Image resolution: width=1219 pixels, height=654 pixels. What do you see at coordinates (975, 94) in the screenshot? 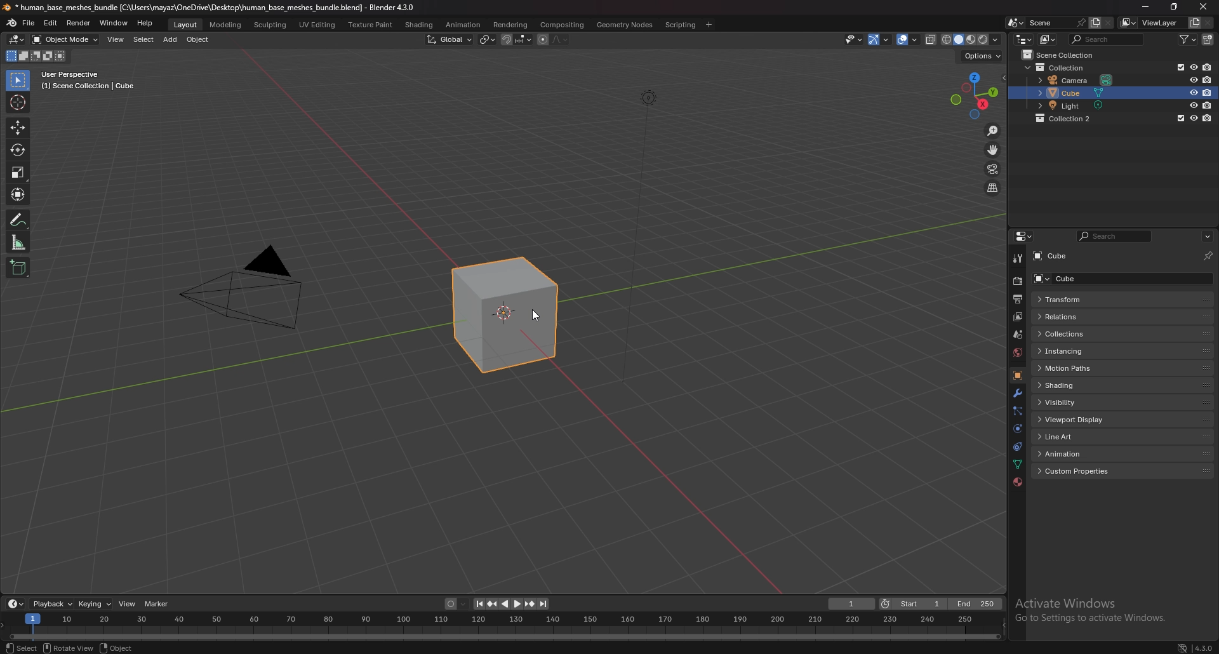
I see `use a preset viewport` at bounding box center [975, 94].